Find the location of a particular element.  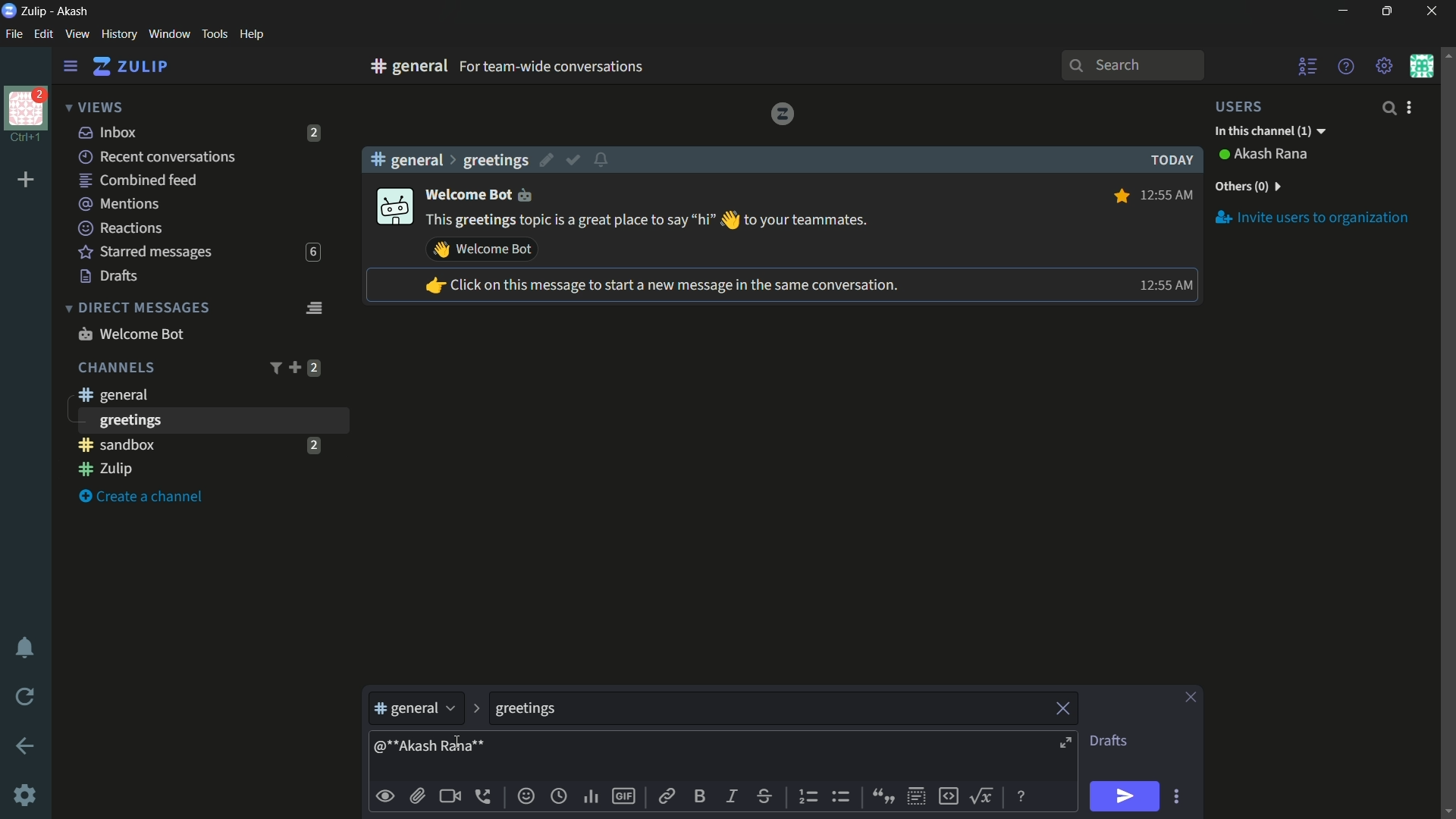

general channel is located at coordinates (111, 394).